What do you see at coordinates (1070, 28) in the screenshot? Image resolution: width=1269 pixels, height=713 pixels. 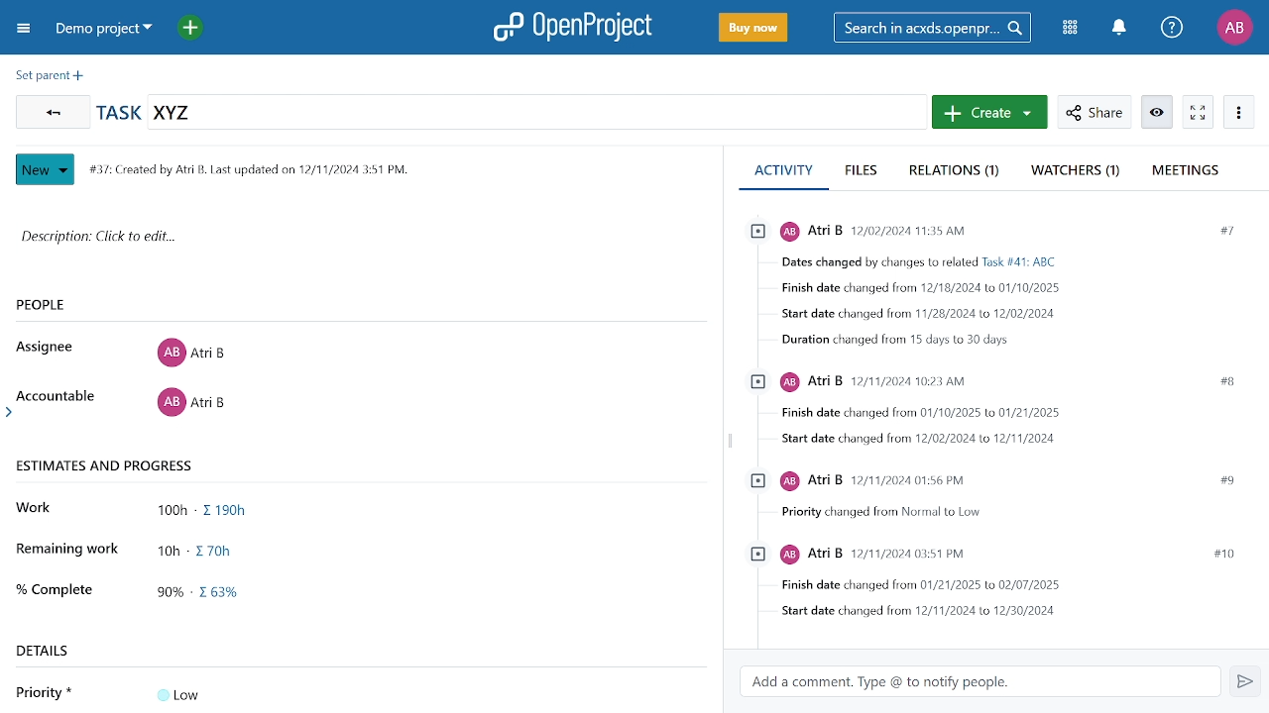 I see `Modules` at bounding box center [1070, 28].